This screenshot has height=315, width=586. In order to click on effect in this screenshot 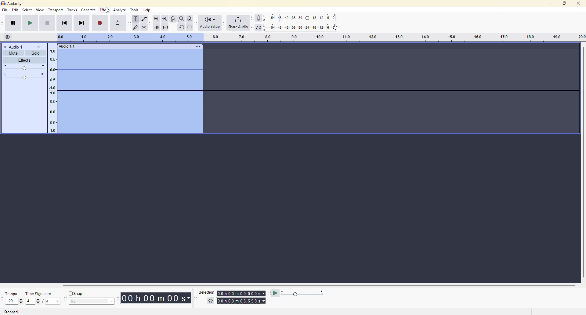, I will do `click(105, 10)`.